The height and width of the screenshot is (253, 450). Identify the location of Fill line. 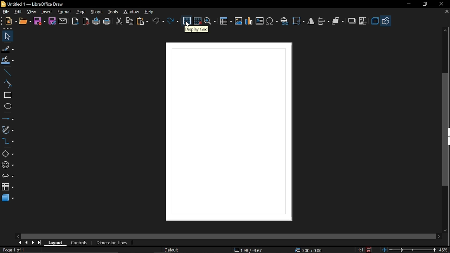
(8, 49).